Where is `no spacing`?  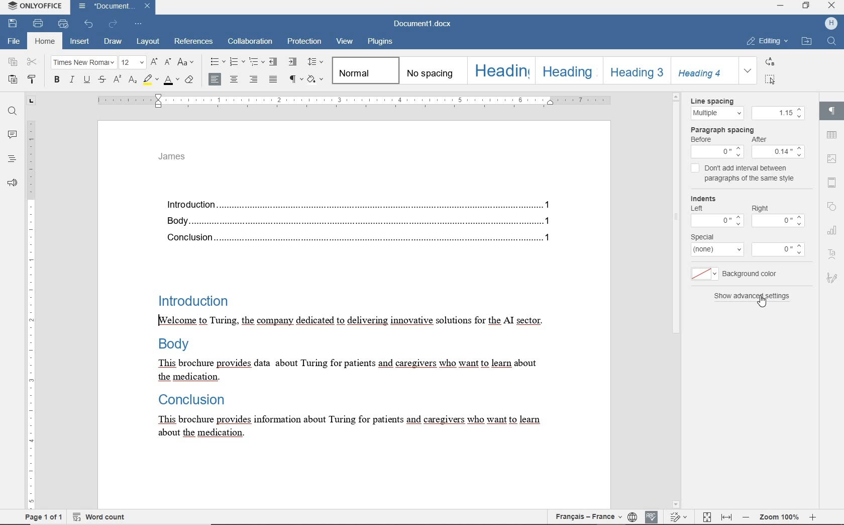
no spacing is located at coordinates (431, 71).